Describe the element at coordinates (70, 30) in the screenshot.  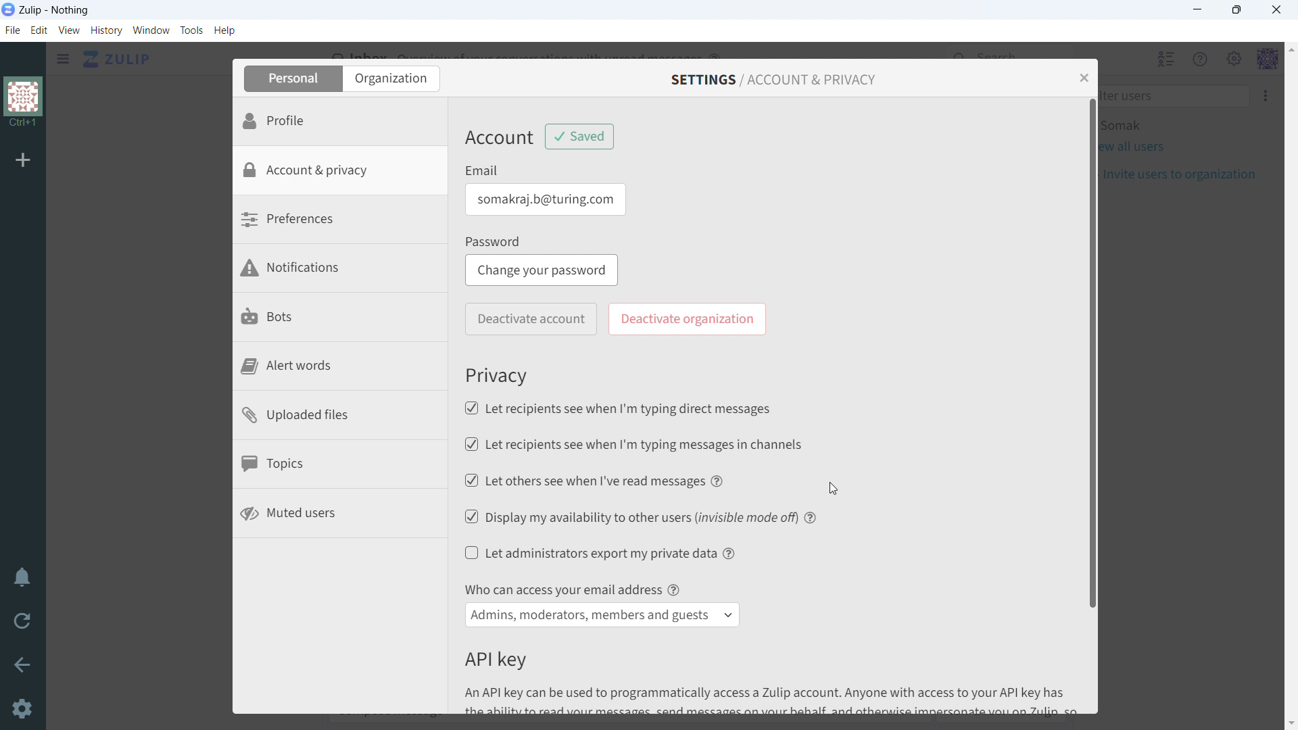
I see `view` at that location.